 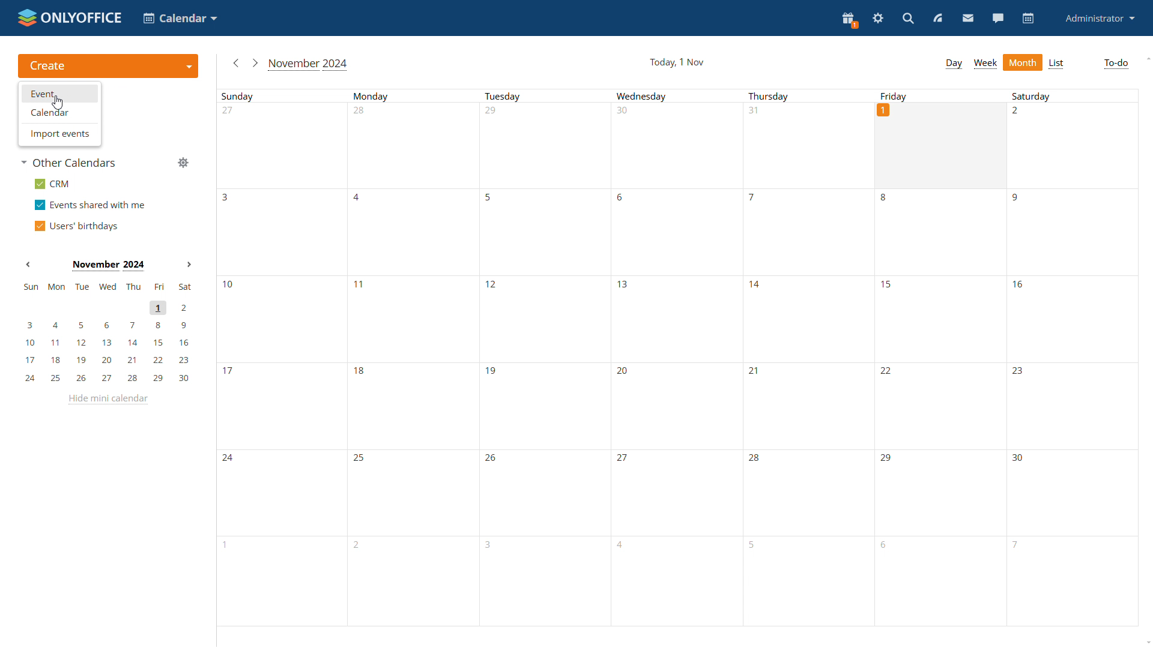 What do you see at coordinates (89, 205) in the screenshot?
I see `events shared with me` at bounding box center [89, 205].